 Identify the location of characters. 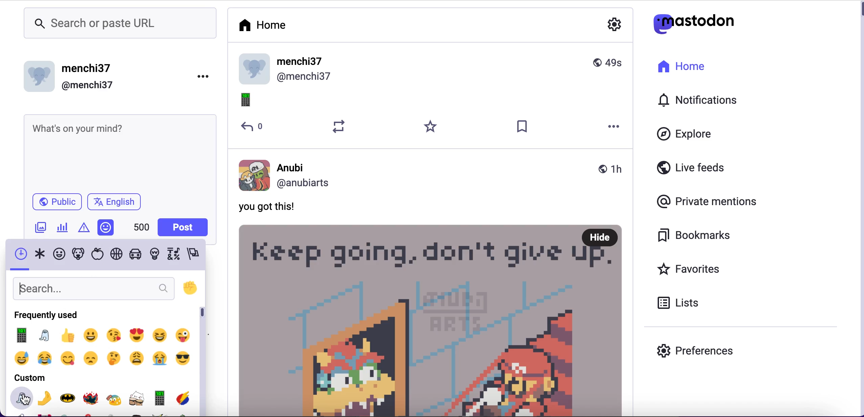
(142, 228).